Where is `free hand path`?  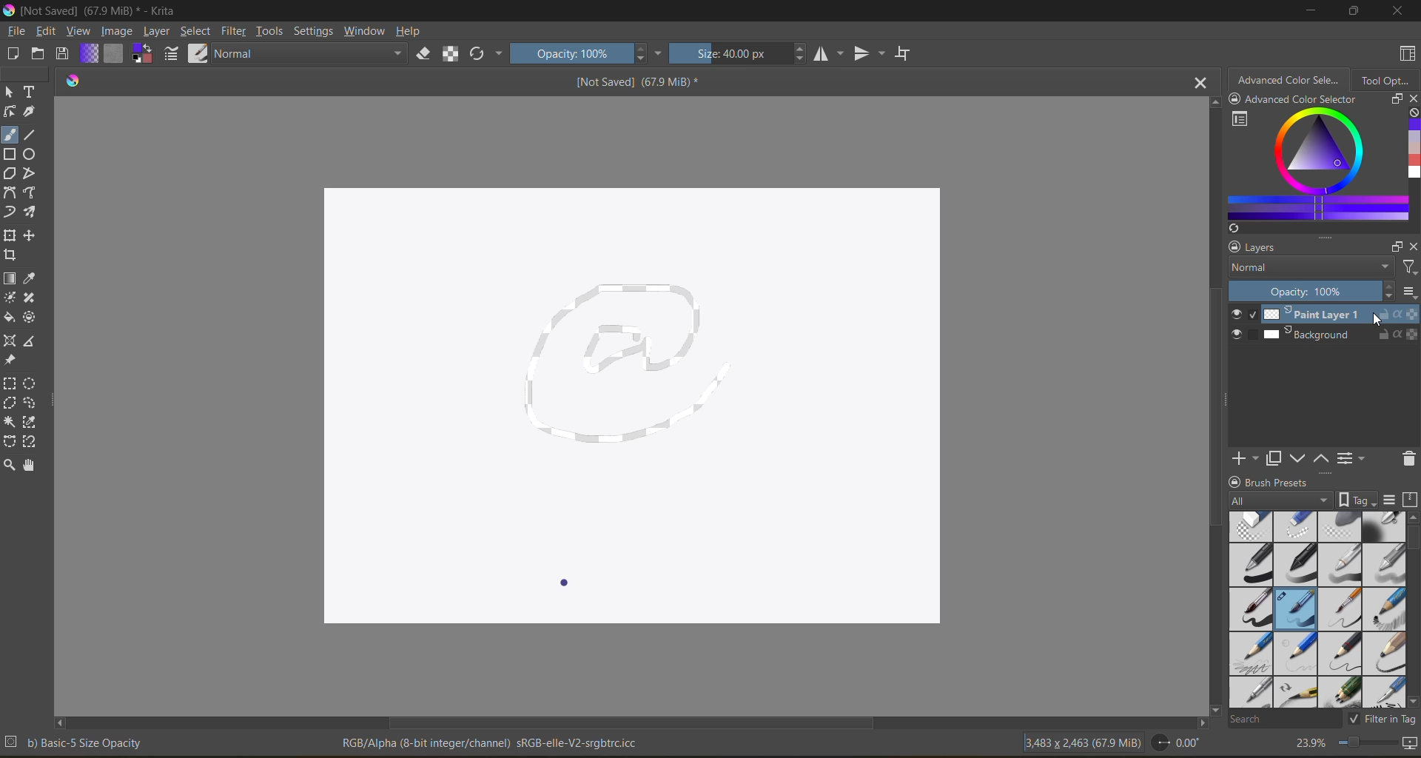
free hand path is located at coordinates (30, 192).